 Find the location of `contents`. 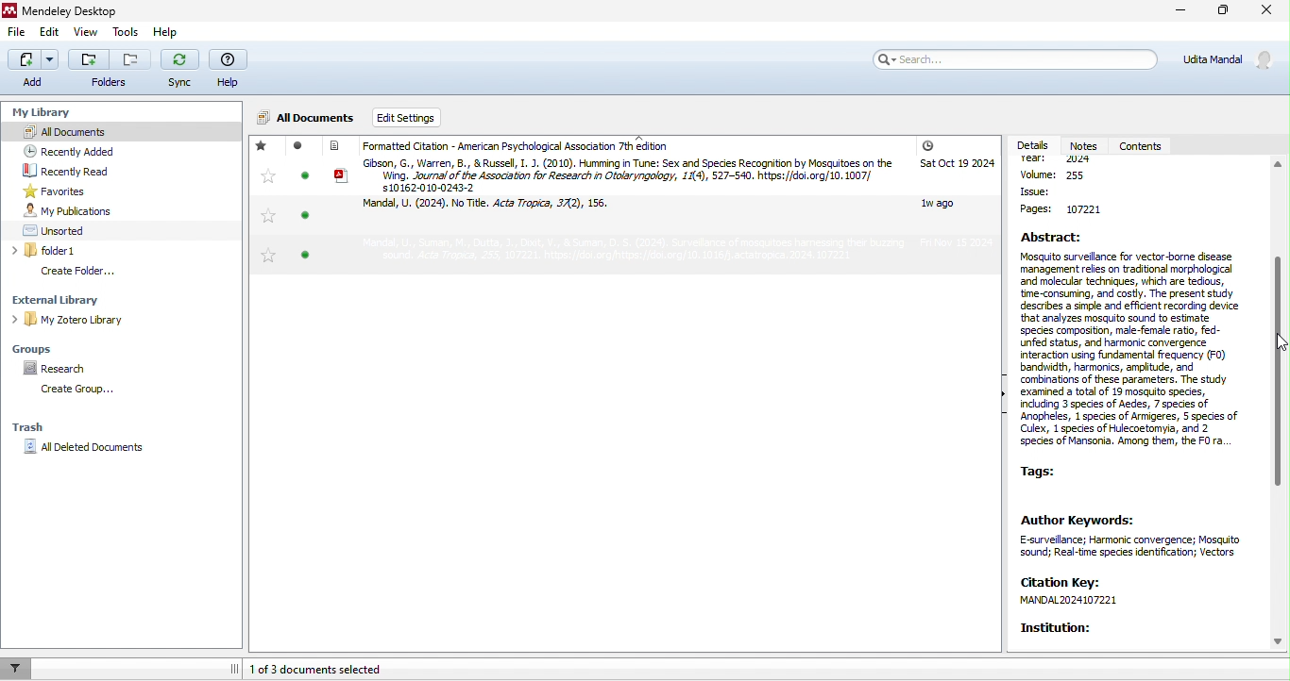

contents is located at coordinates (1143, 147).